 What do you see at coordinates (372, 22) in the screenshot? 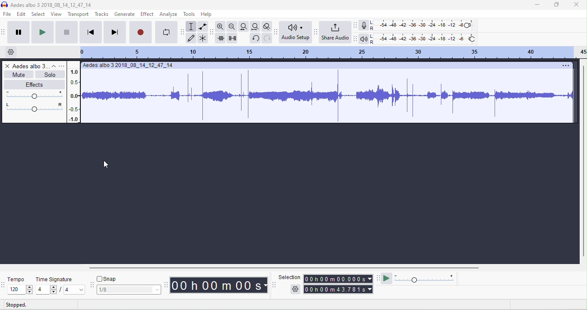
I see `L` at bounding box center [372, 22].